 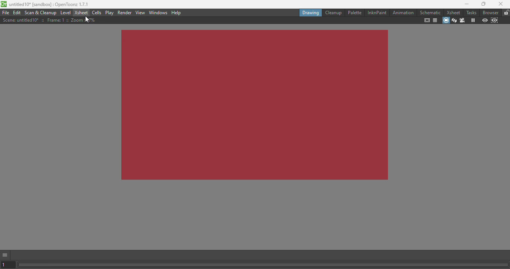 I want to click on cursor, so click(x=87, y=20).